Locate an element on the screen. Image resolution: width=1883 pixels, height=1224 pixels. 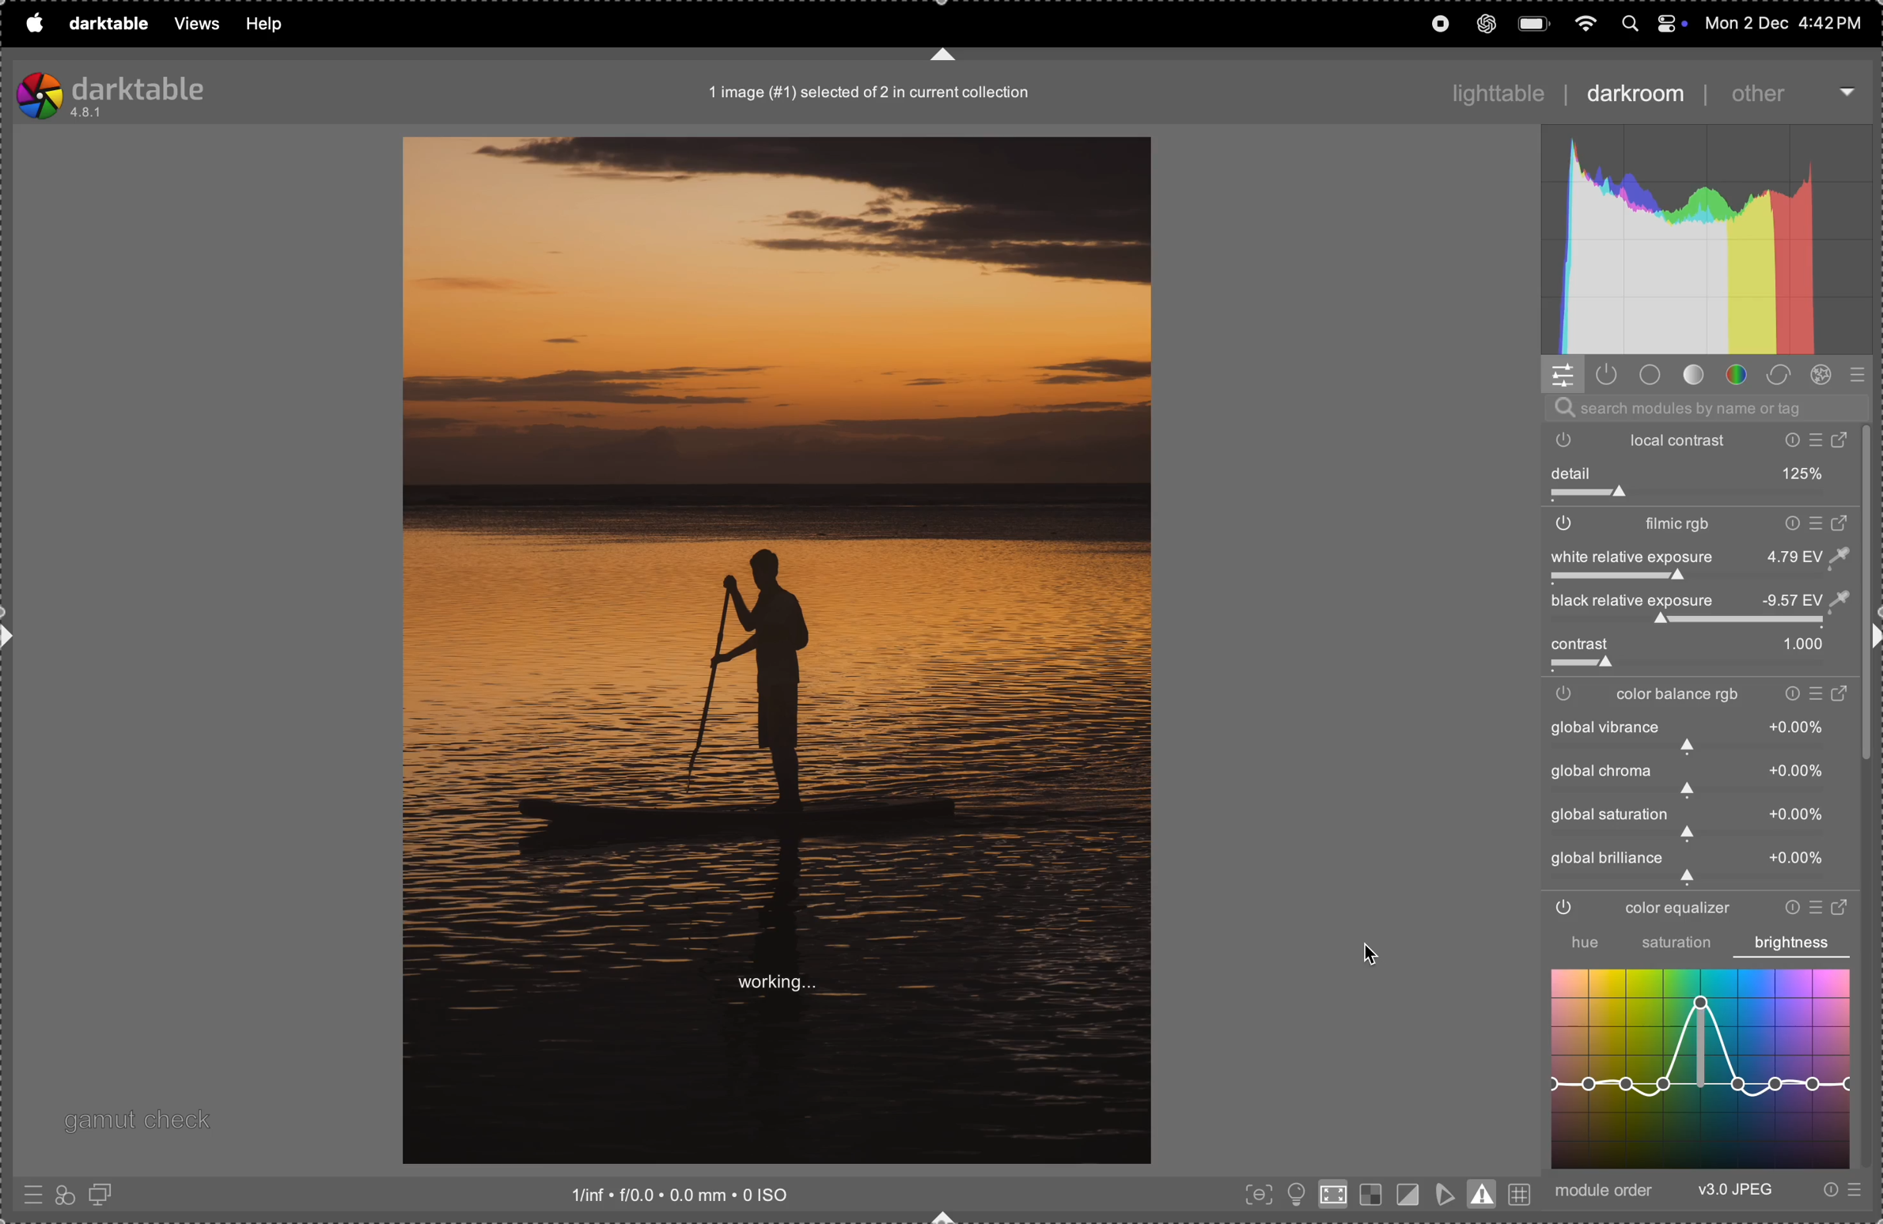
togglebar is located at coordinates (1692, 622).